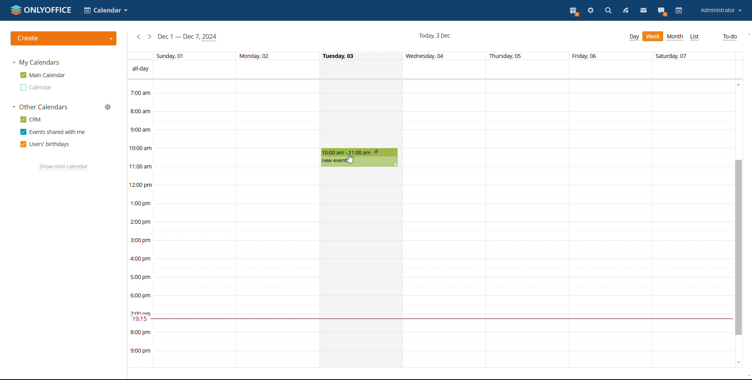  I want to click on cursor, so click(351, 159).